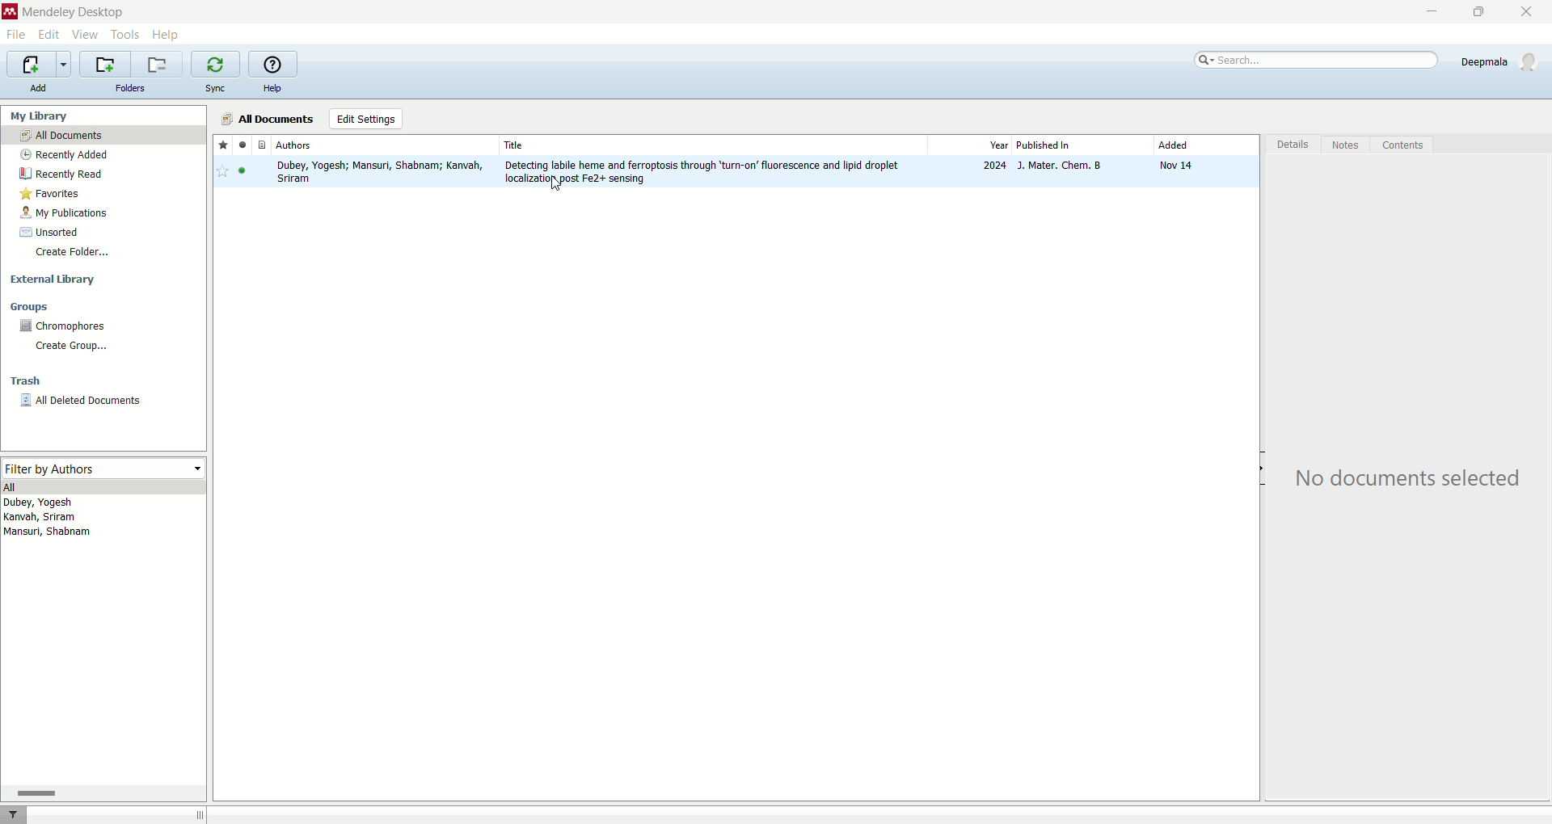  Describe the element at coordinates (1291, 145) in the screenshot. I see `detail` at that location.